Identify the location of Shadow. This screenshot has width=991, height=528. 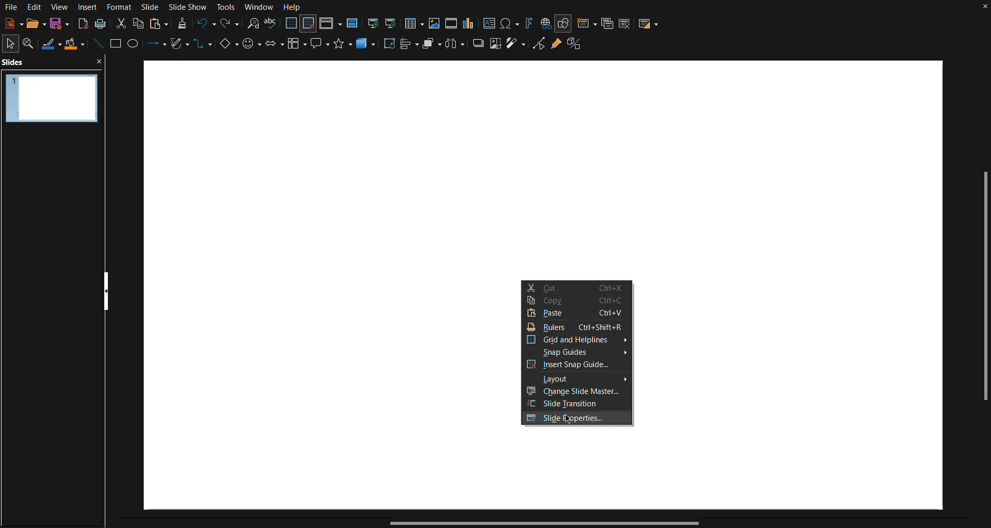
(477, 47).